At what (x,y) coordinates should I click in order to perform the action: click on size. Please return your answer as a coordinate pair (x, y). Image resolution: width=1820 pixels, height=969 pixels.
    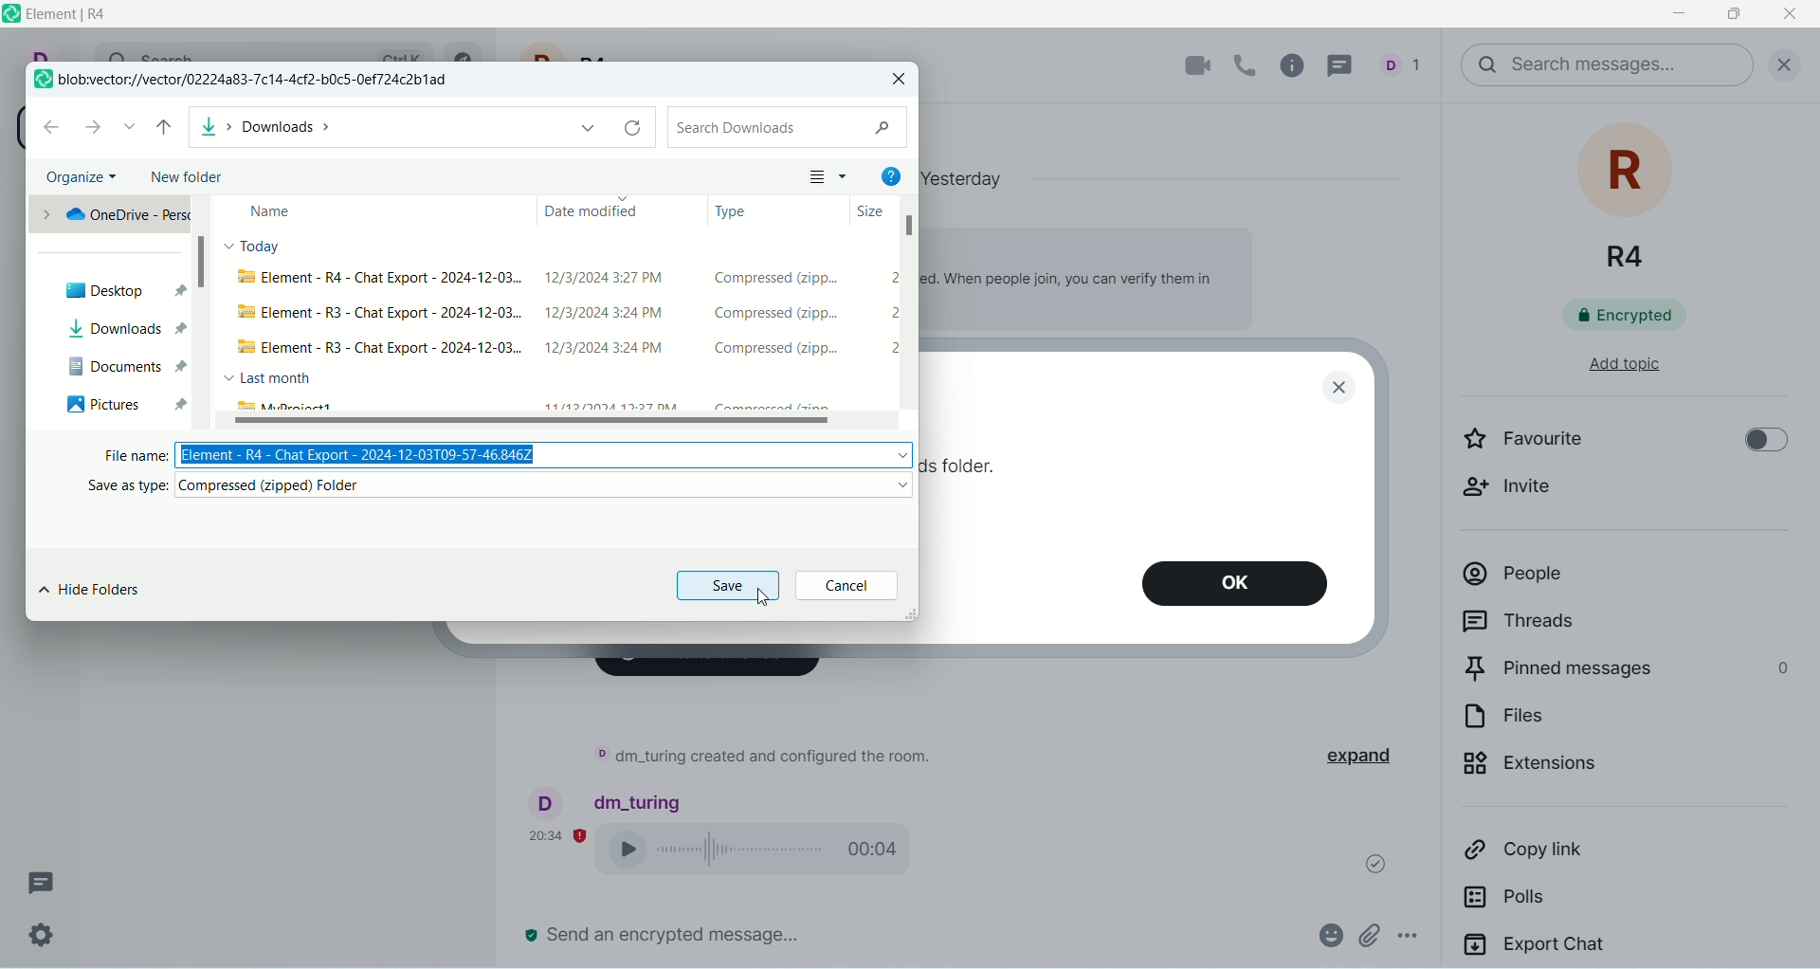
    Looking at the image, I should click on (873, 212).